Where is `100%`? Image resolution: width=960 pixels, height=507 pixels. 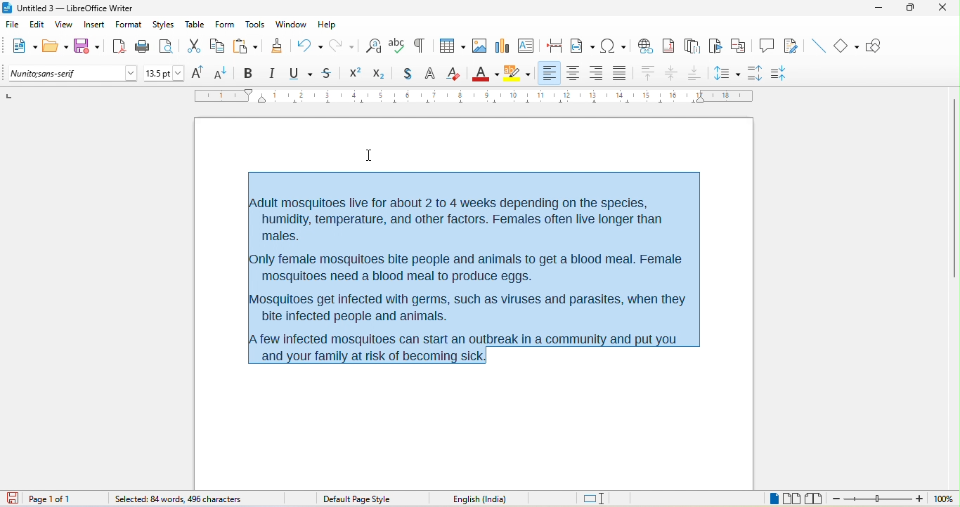 100% is located at coordinates (943, 499).